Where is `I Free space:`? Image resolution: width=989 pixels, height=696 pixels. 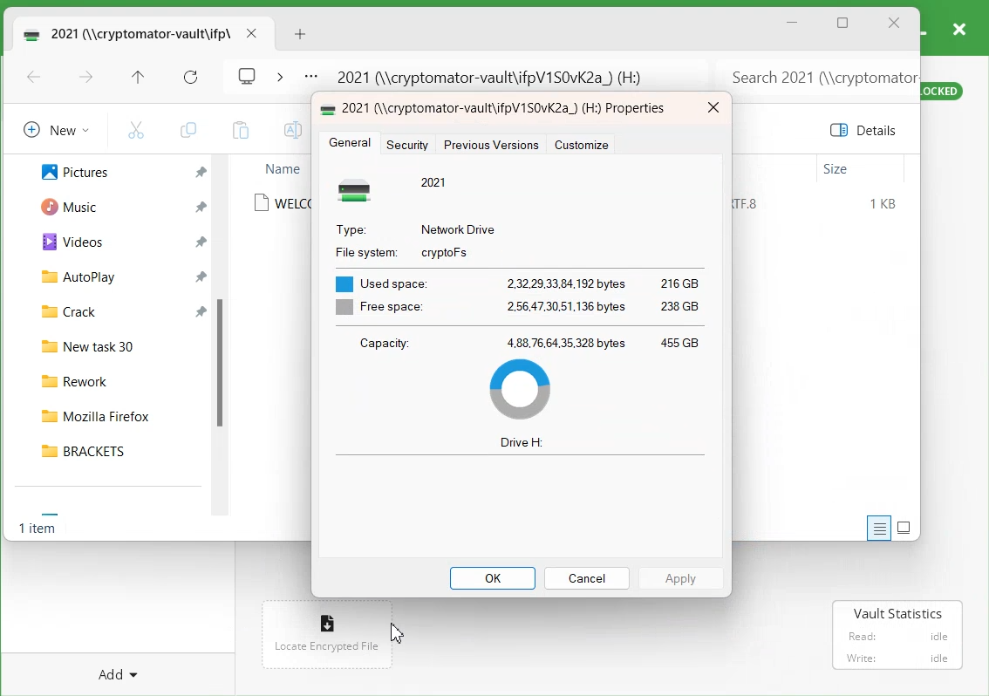 I Free space: is located at coordinates (376, 308).